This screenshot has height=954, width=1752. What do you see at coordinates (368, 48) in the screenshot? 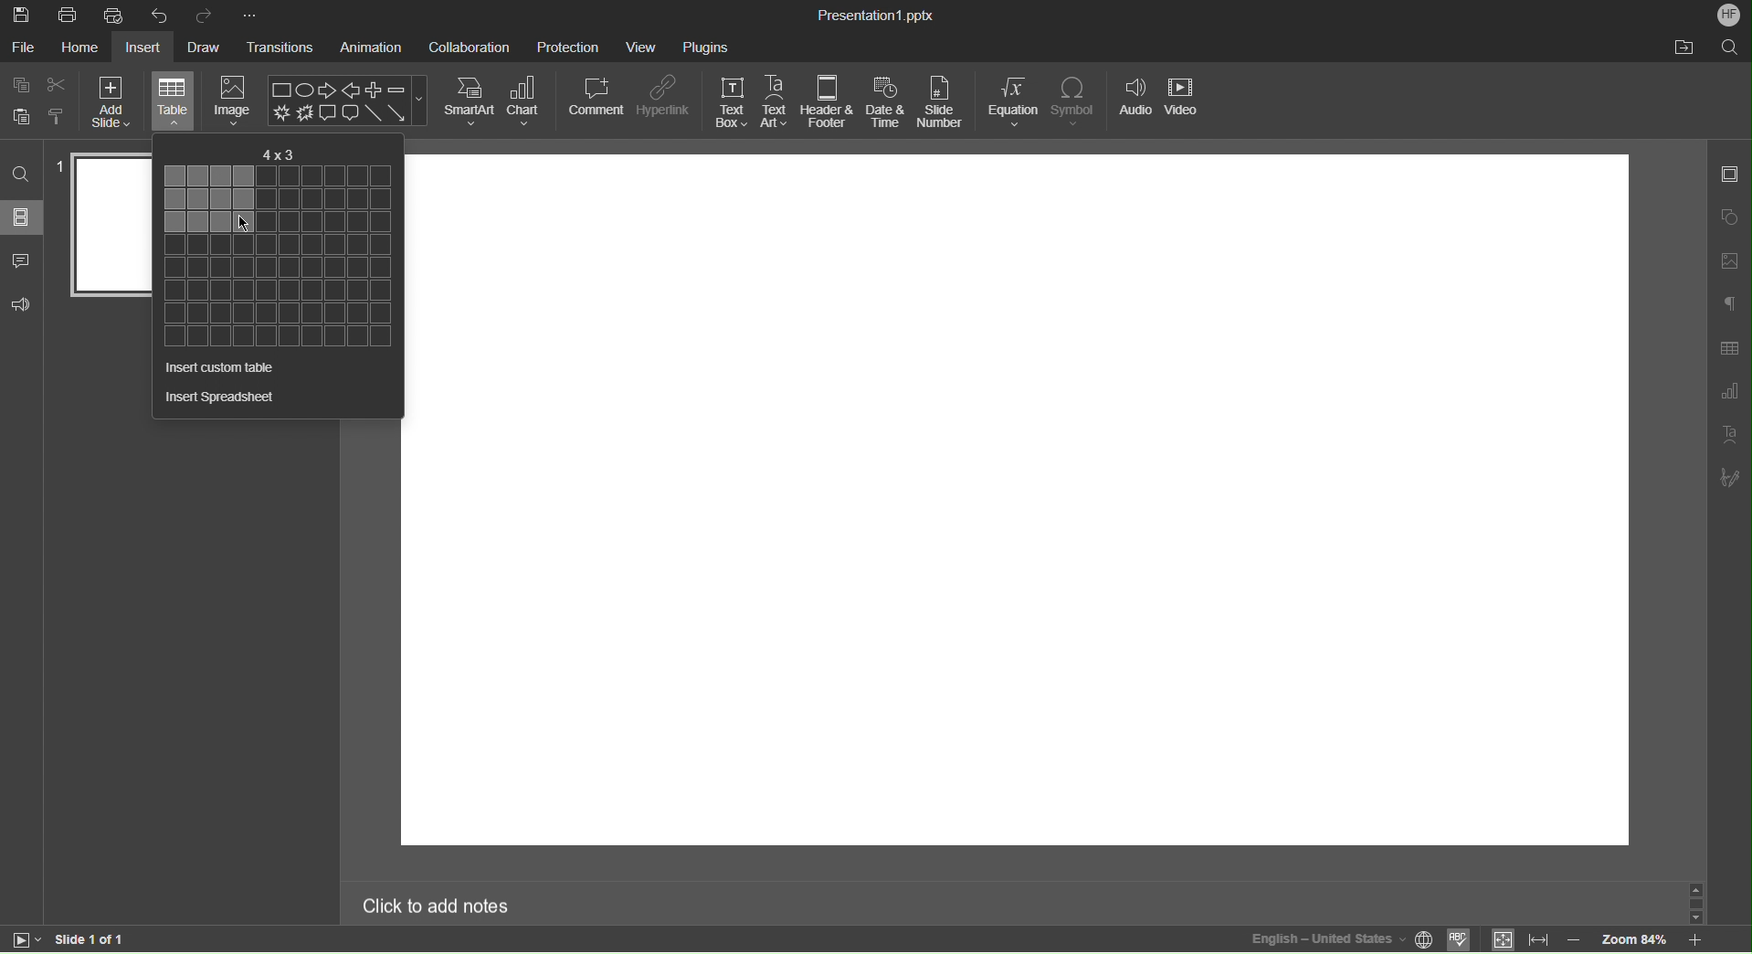
I see `Animation` at bounding box center [368, 48].